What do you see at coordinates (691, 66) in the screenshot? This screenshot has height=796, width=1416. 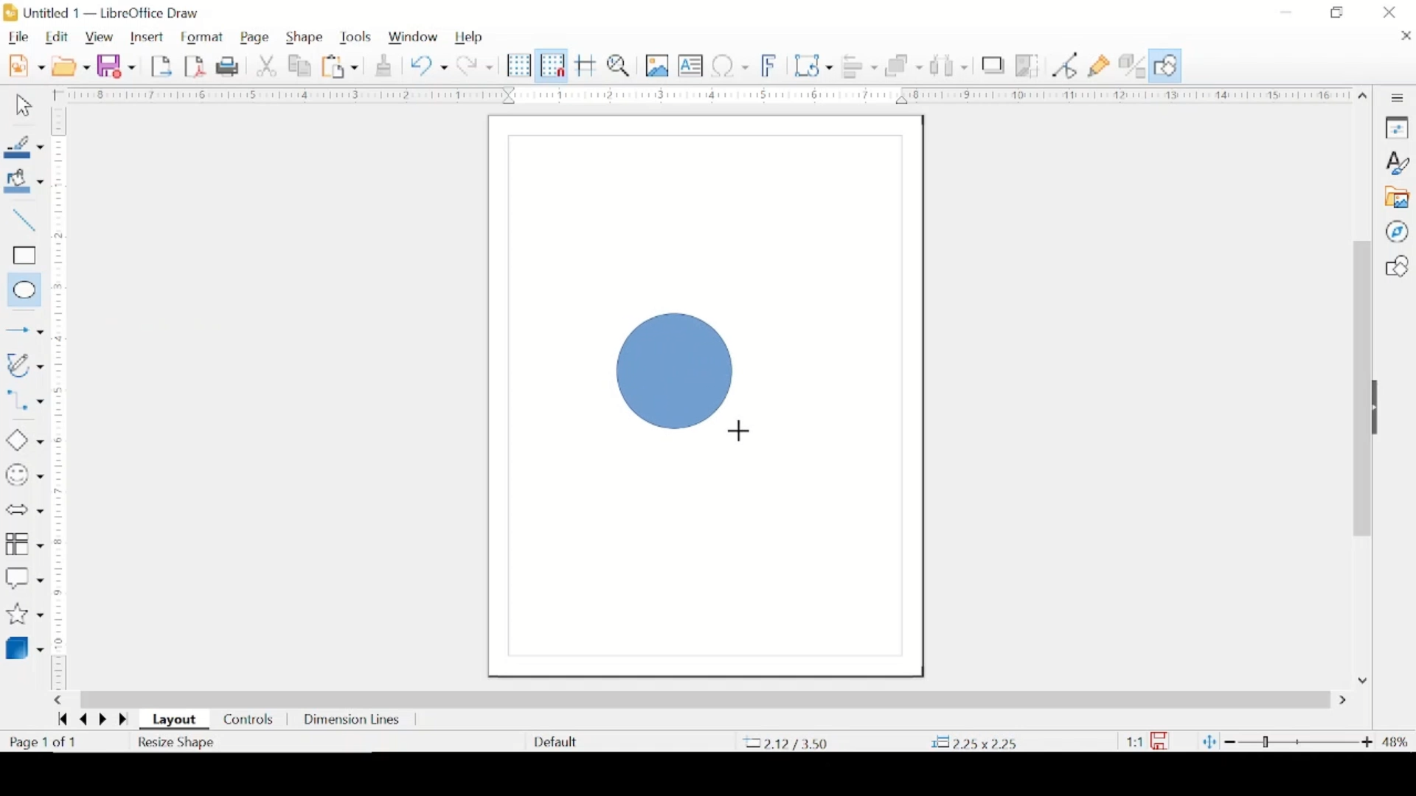 I see `insert textbox` at bounding box center [691, 66].